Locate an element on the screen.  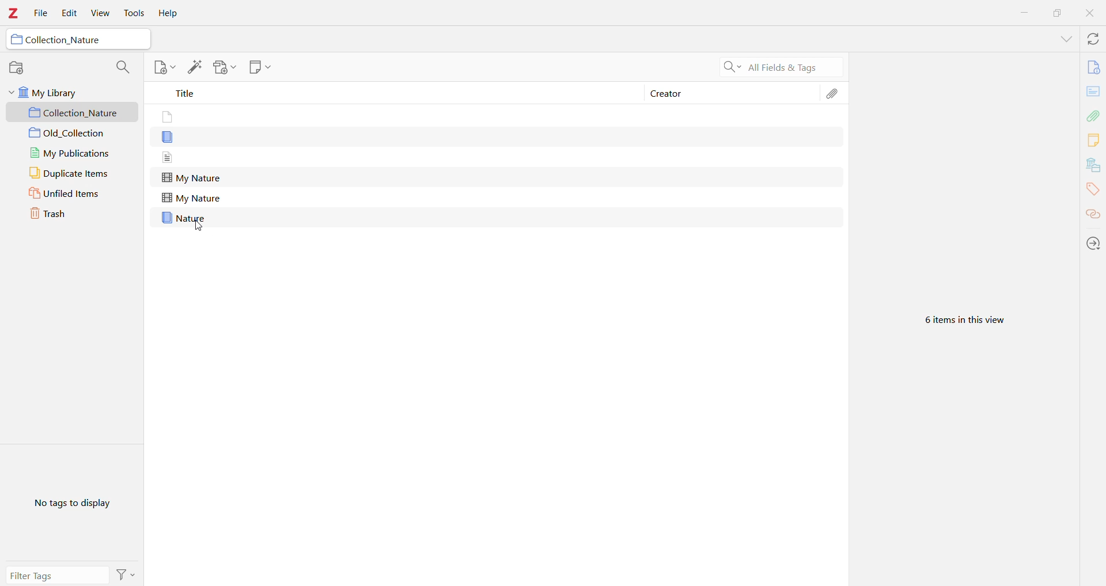
item without title  is located at coordinates (168, 157).